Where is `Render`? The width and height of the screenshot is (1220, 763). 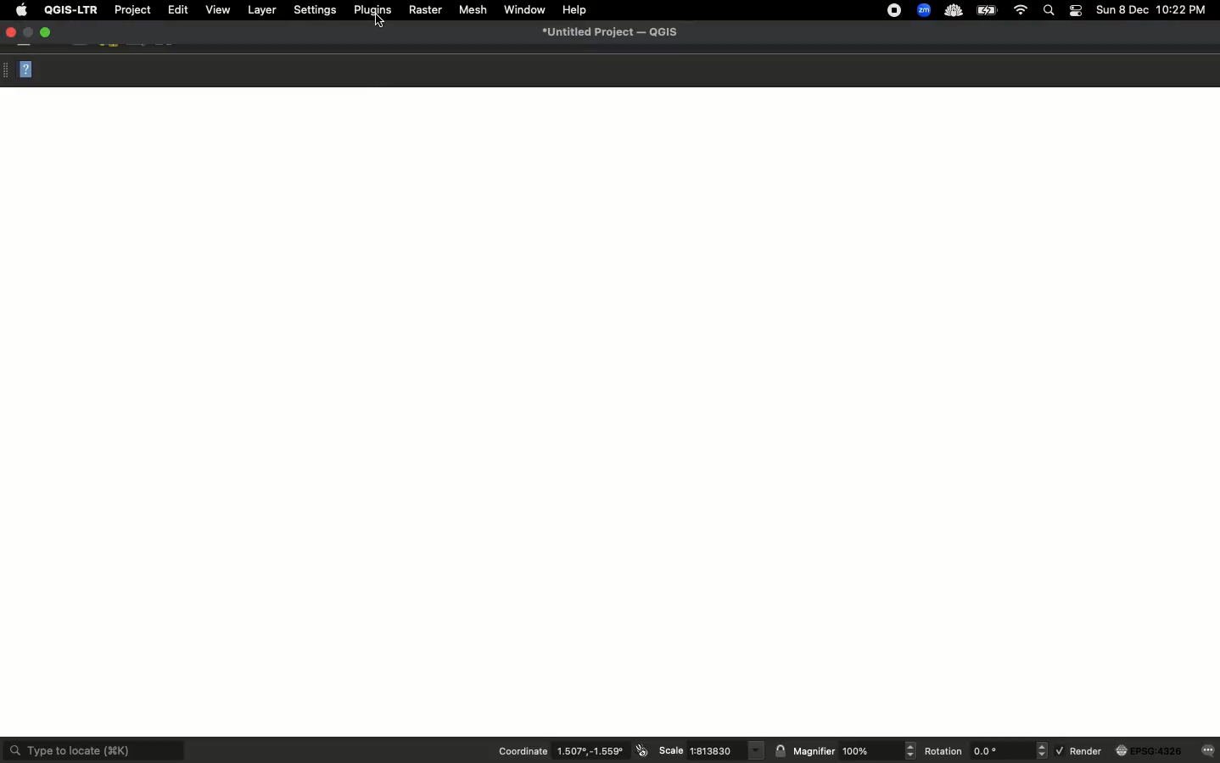 Render is located at coordinates (1079, 749).